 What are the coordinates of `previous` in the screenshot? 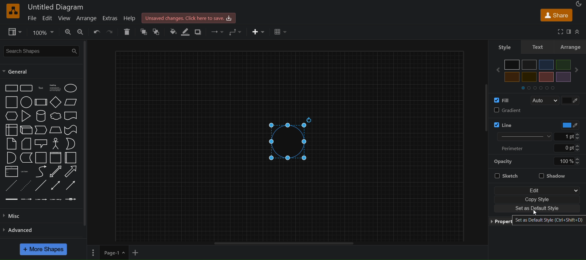 It's located at (495, 70).